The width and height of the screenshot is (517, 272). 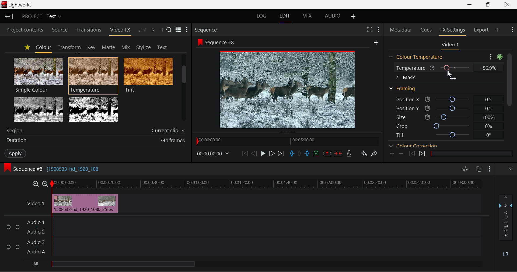 I want to click on Mix, so click(x=126, y=46).